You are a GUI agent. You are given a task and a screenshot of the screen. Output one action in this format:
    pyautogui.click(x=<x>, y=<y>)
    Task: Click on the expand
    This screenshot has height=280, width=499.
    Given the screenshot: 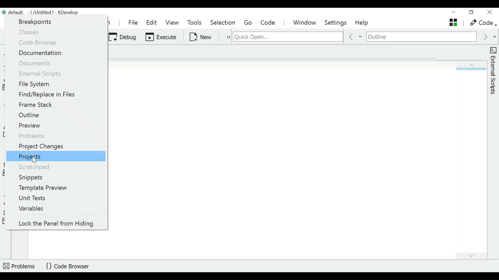 What is the action you would take?
    pyautogui.click(x=465, y=67)
    